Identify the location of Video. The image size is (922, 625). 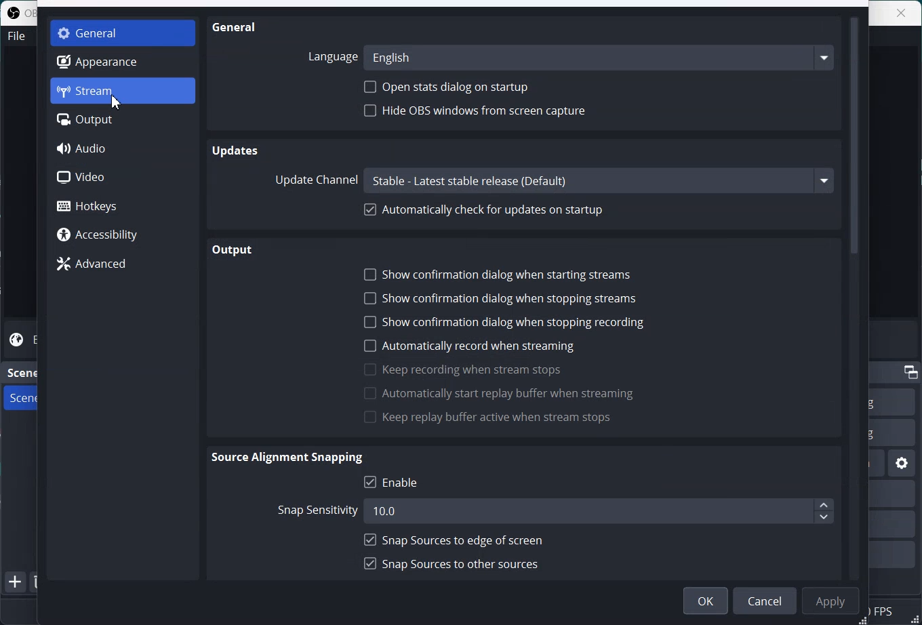
(123, 177).